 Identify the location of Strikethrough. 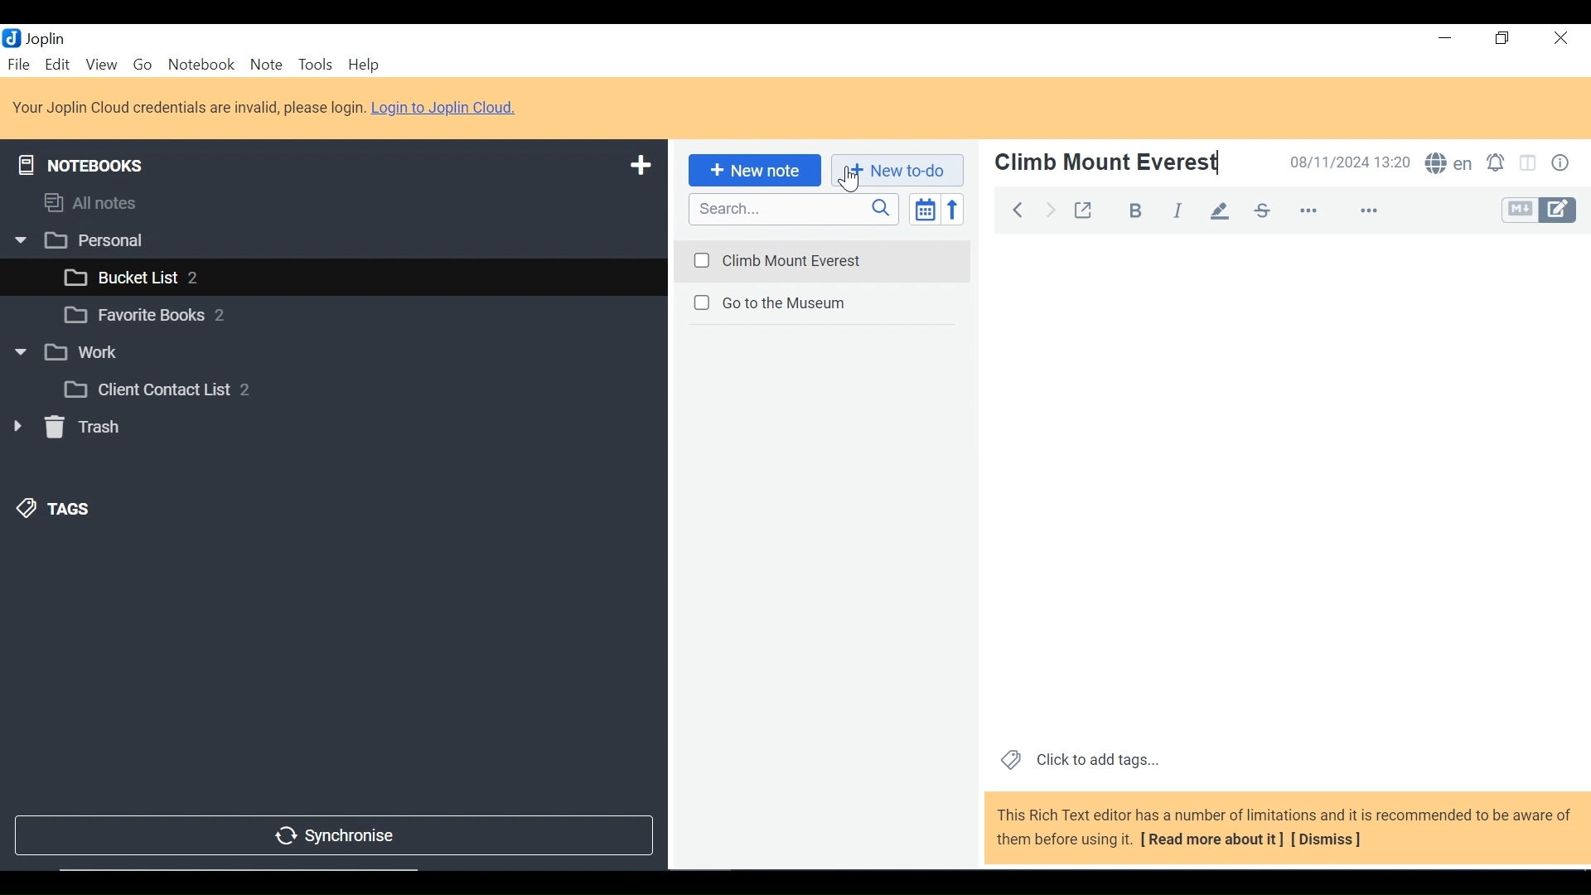
(1261, 210).